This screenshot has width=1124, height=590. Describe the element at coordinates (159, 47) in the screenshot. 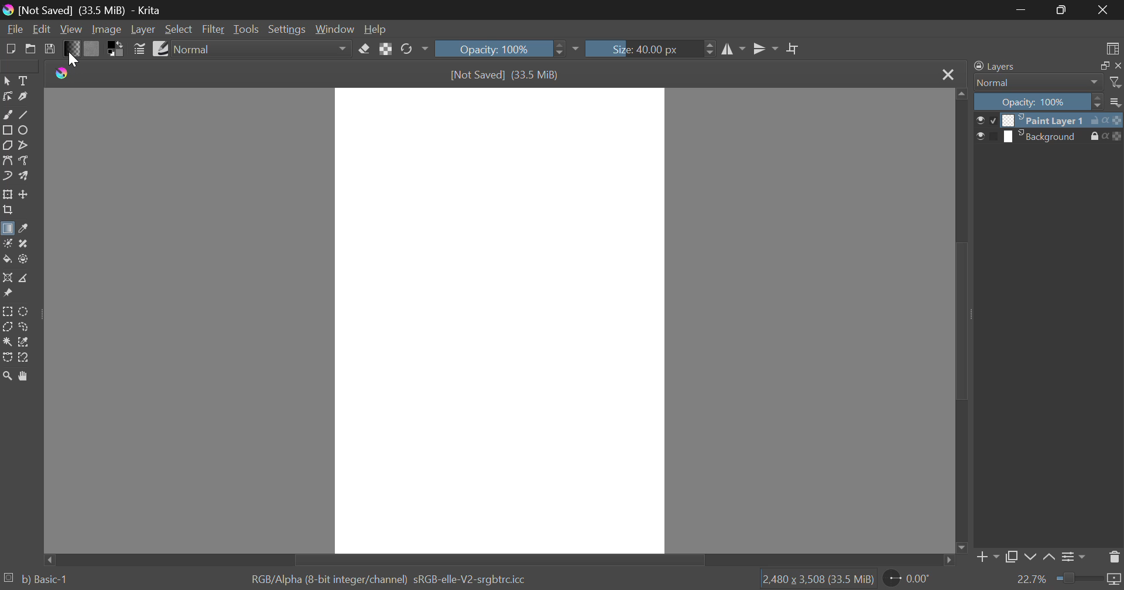

I see `Brush Presets` at that location.